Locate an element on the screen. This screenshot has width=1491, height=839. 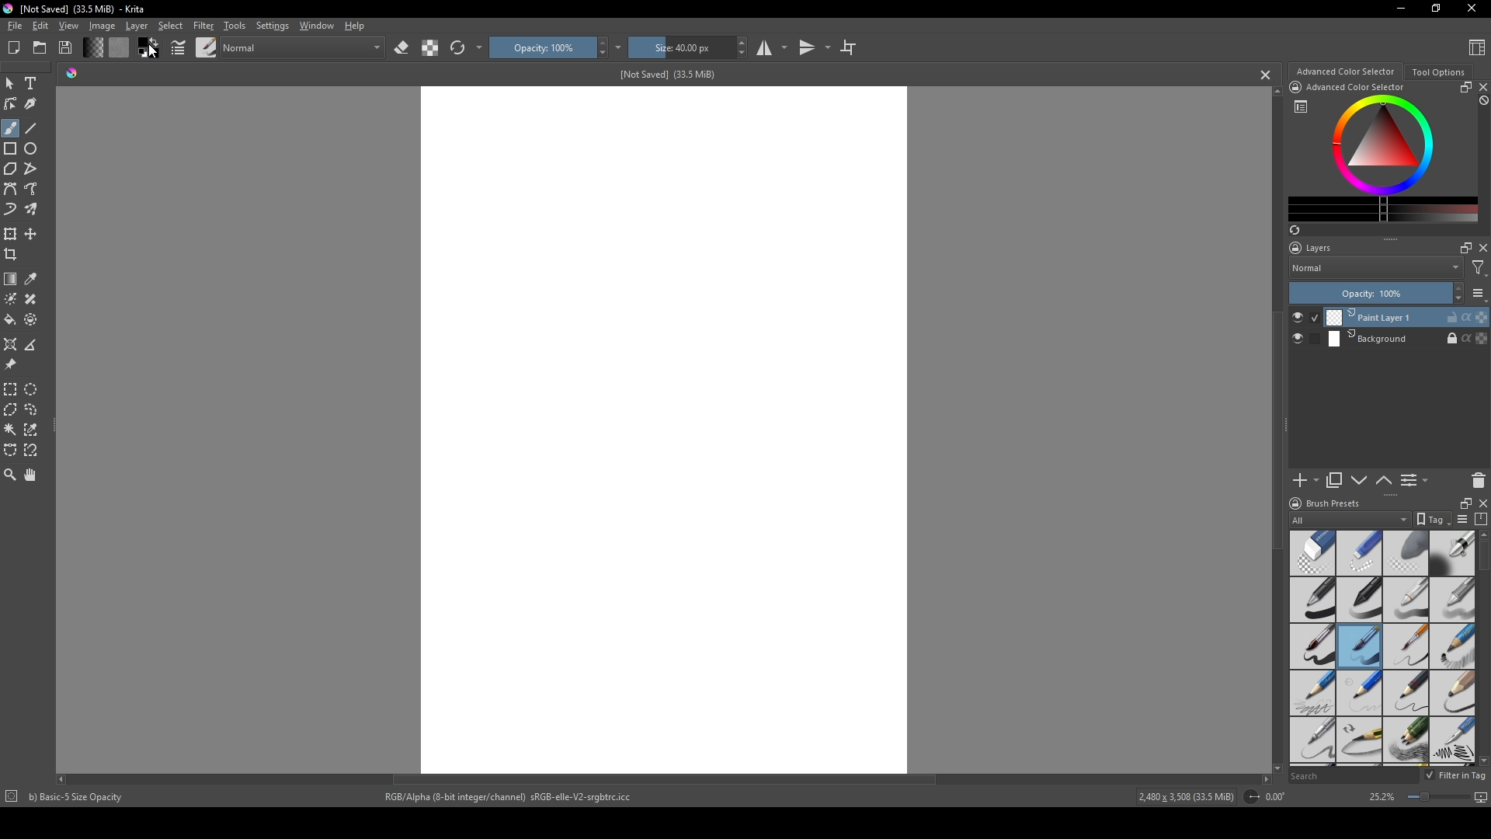
scroll left is located at coordinates (64, 779).